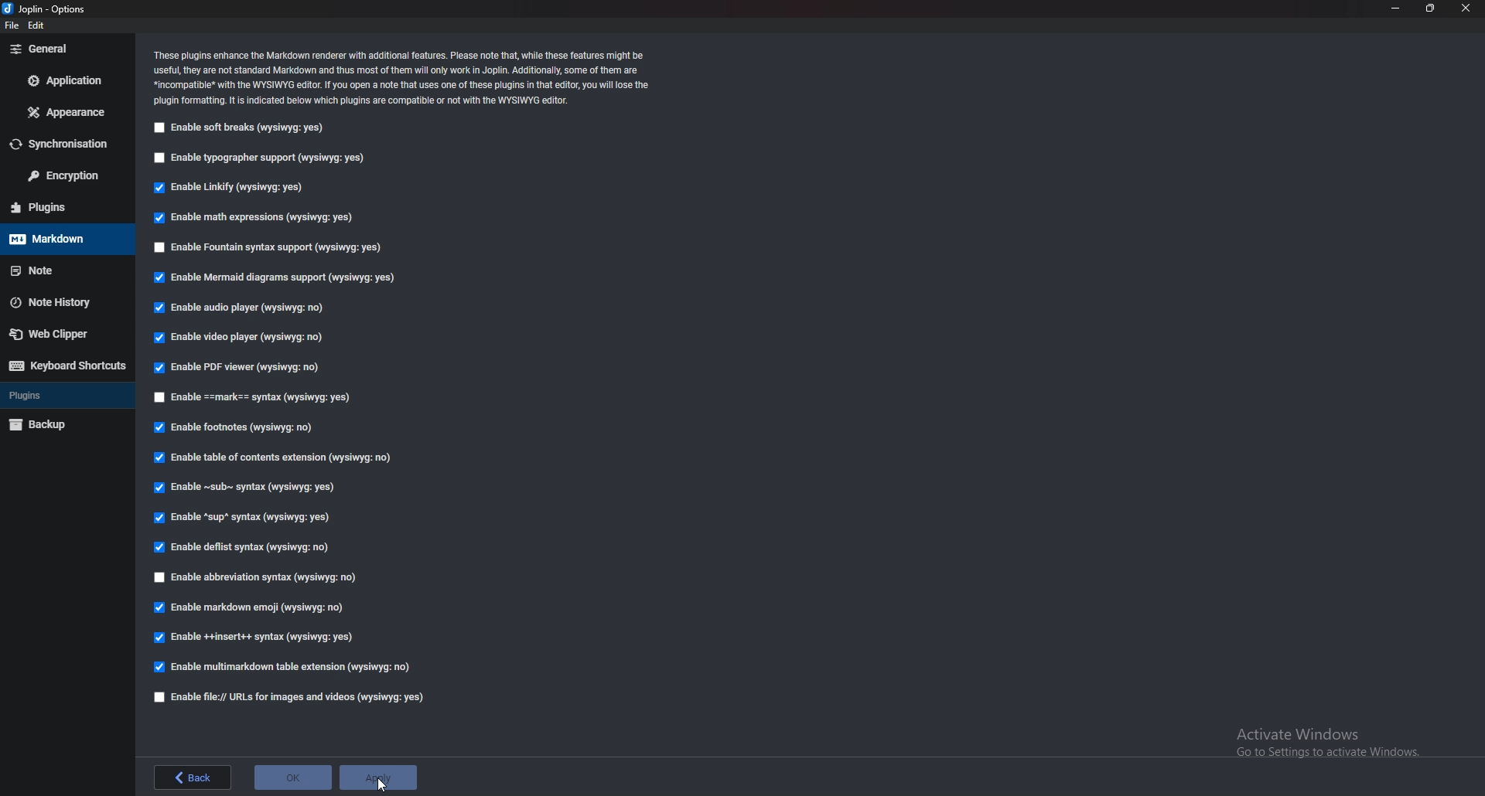 This screenshot has width=1485, height=796. I want to click on Back up, so click(63, 427).